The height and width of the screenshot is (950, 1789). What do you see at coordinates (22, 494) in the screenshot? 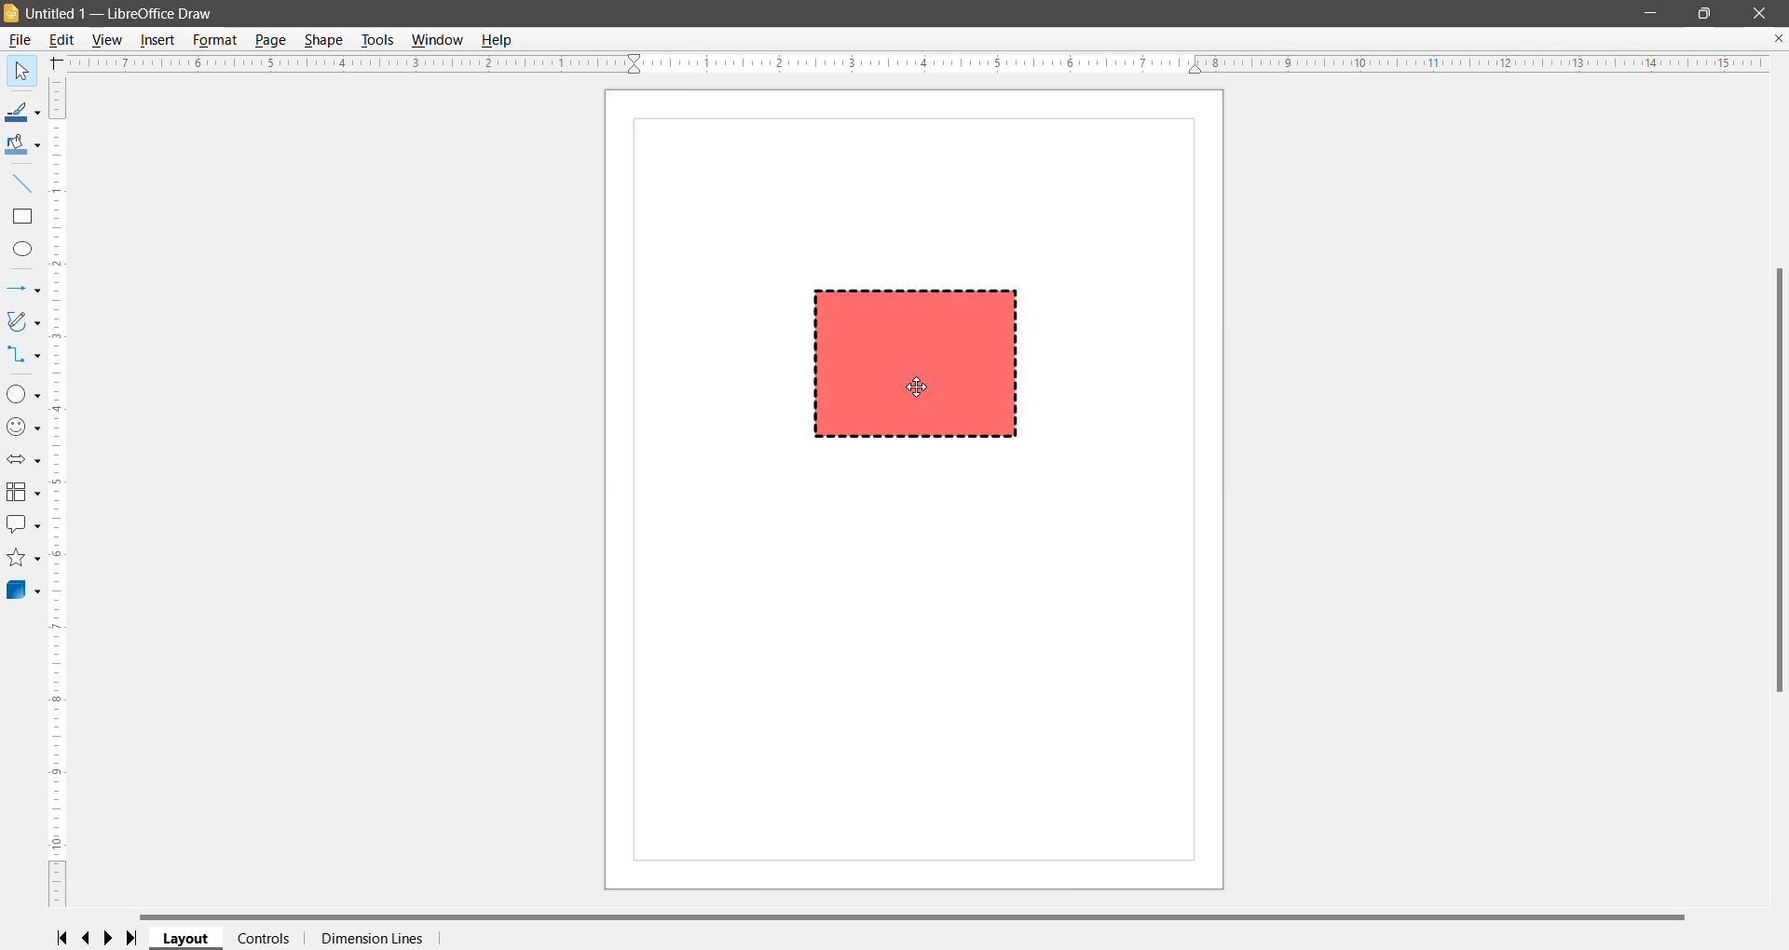
I see `Flowchart` at bounding box center [22, 494].